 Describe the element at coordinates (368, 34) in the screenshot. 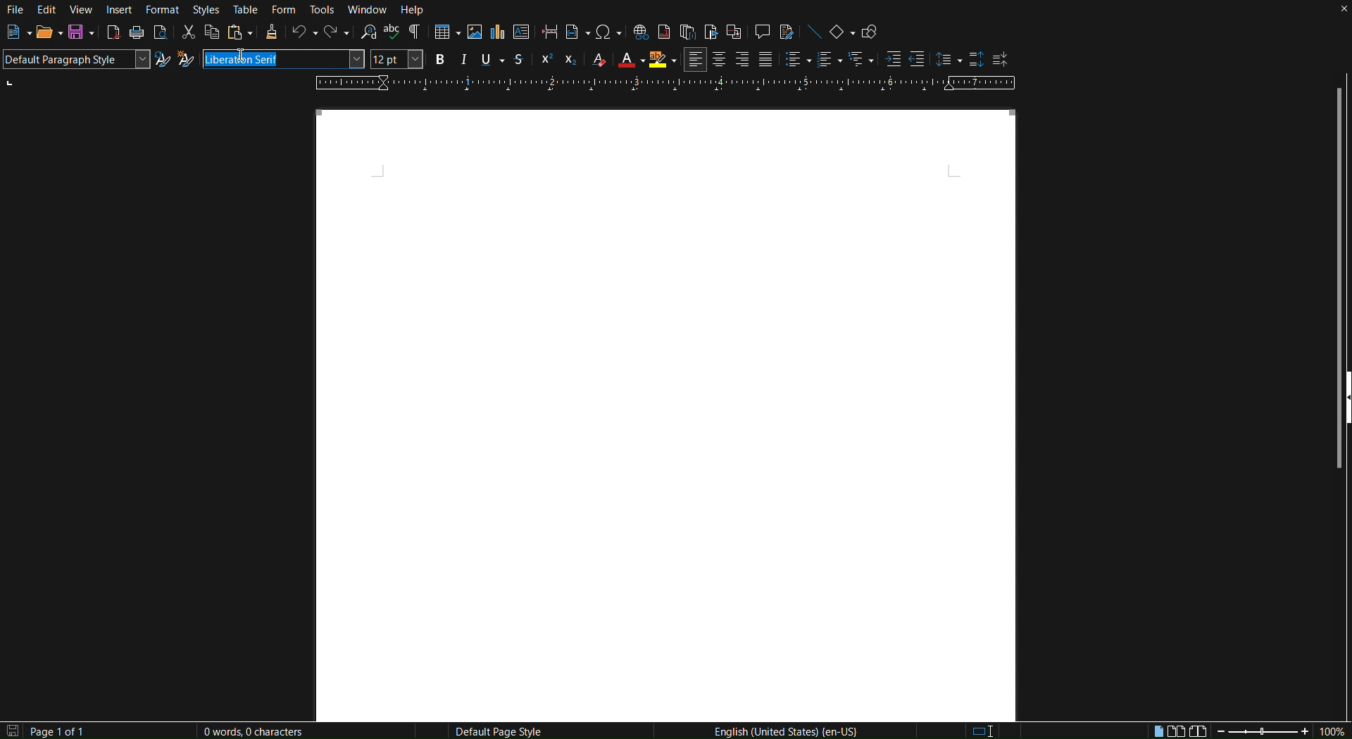

I see `Find and Replace` at that location.